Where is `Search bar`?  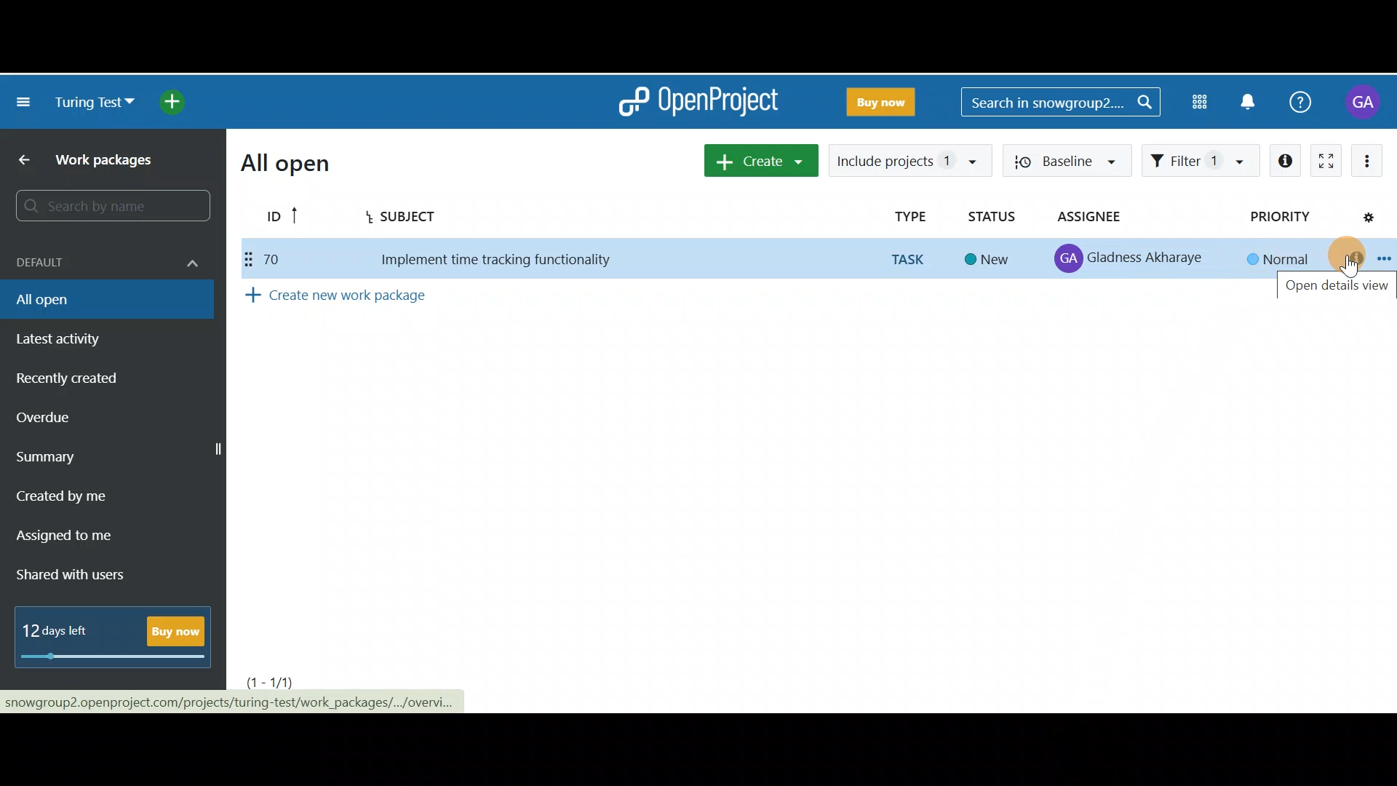 Search bar is located at coordinates (109, 207).